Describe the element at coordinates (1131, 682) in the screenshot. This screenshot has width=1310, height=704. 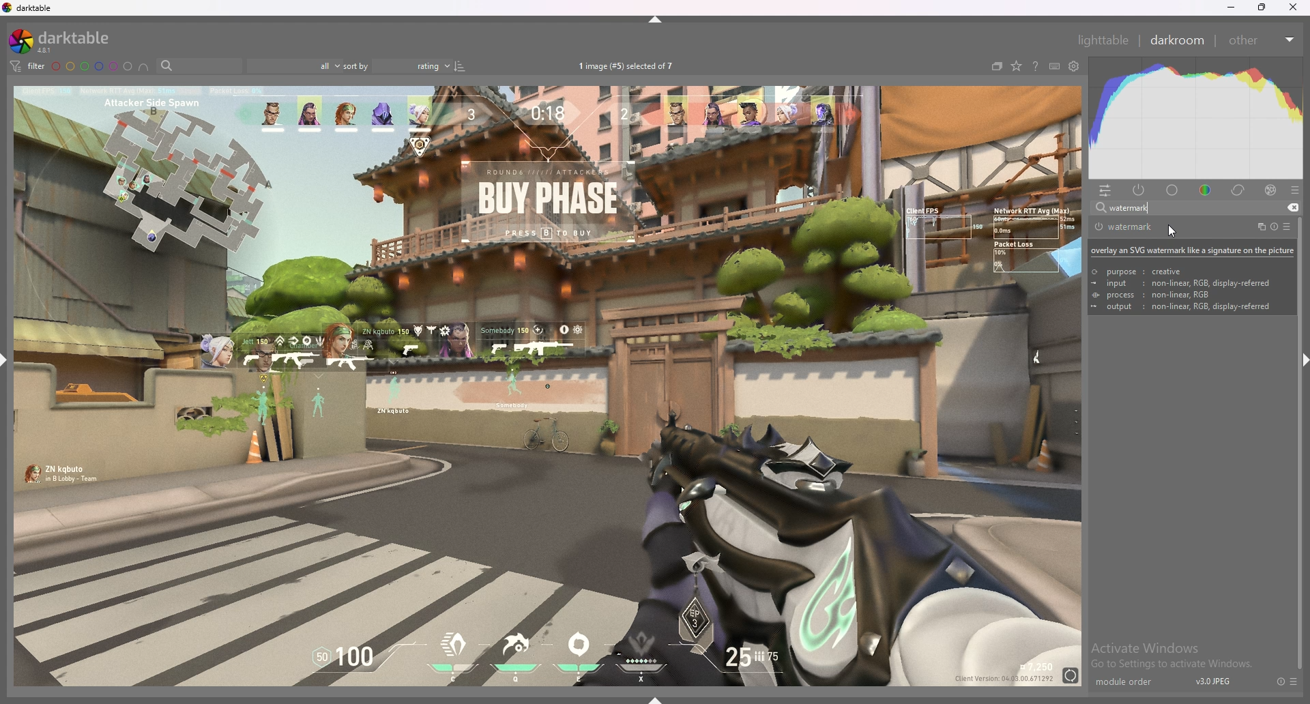
I see `module order` at that location.